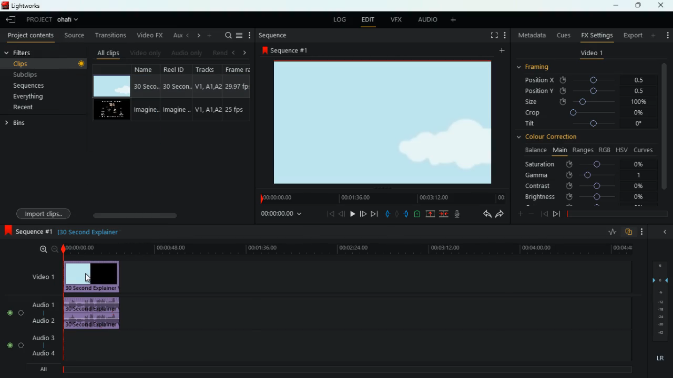  Describe the element at coordinates (209, 35) in the screenshot. I see `more` at that location.